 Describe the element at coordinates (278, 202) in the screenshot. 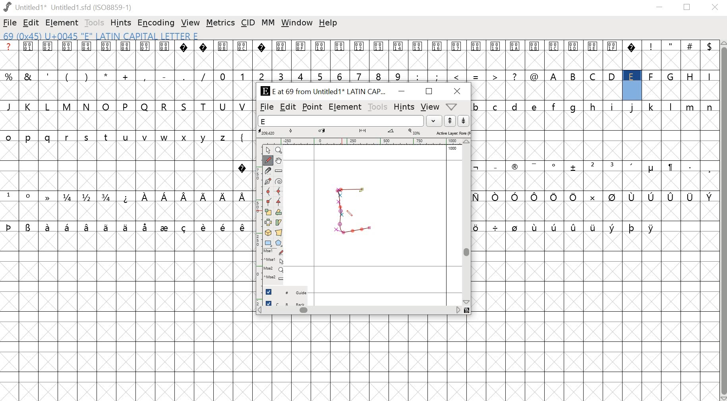

I see `Tangent` at that location.